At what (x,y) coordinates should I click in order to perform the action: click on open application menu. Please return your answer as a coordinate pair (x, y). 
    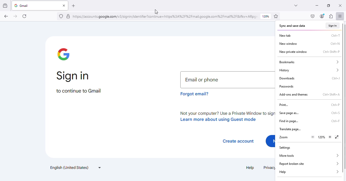
    Looking at the image, I should click on (340, 16).